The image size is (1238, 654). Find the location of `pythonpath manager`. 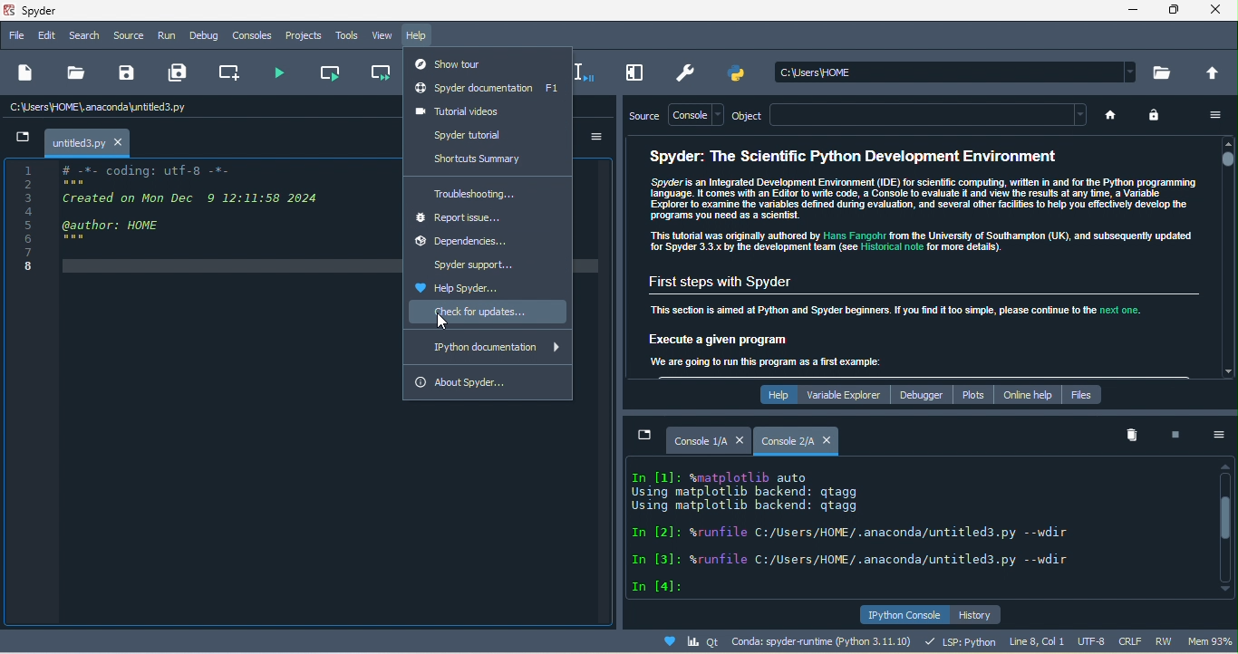

pythonpath manager is located at coordinates (740, 75).